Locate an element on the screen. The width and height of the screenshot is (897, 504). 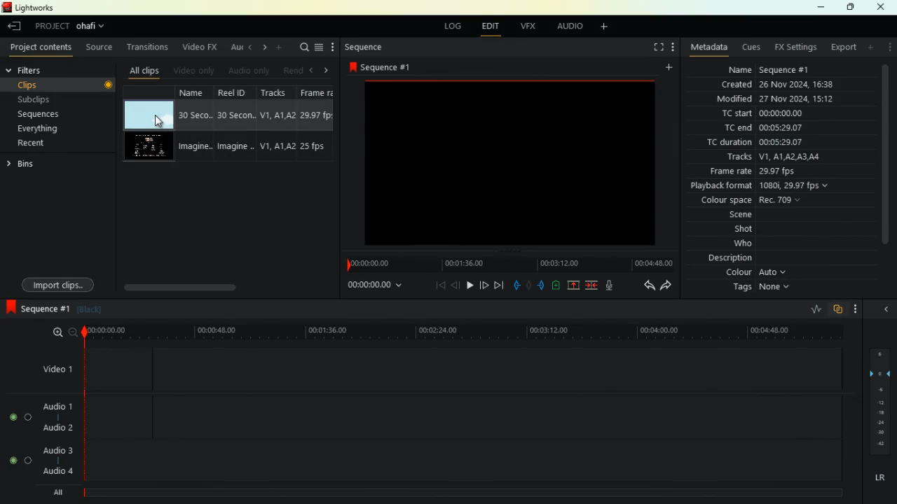
video 1 is located at coordinates (52, 369).